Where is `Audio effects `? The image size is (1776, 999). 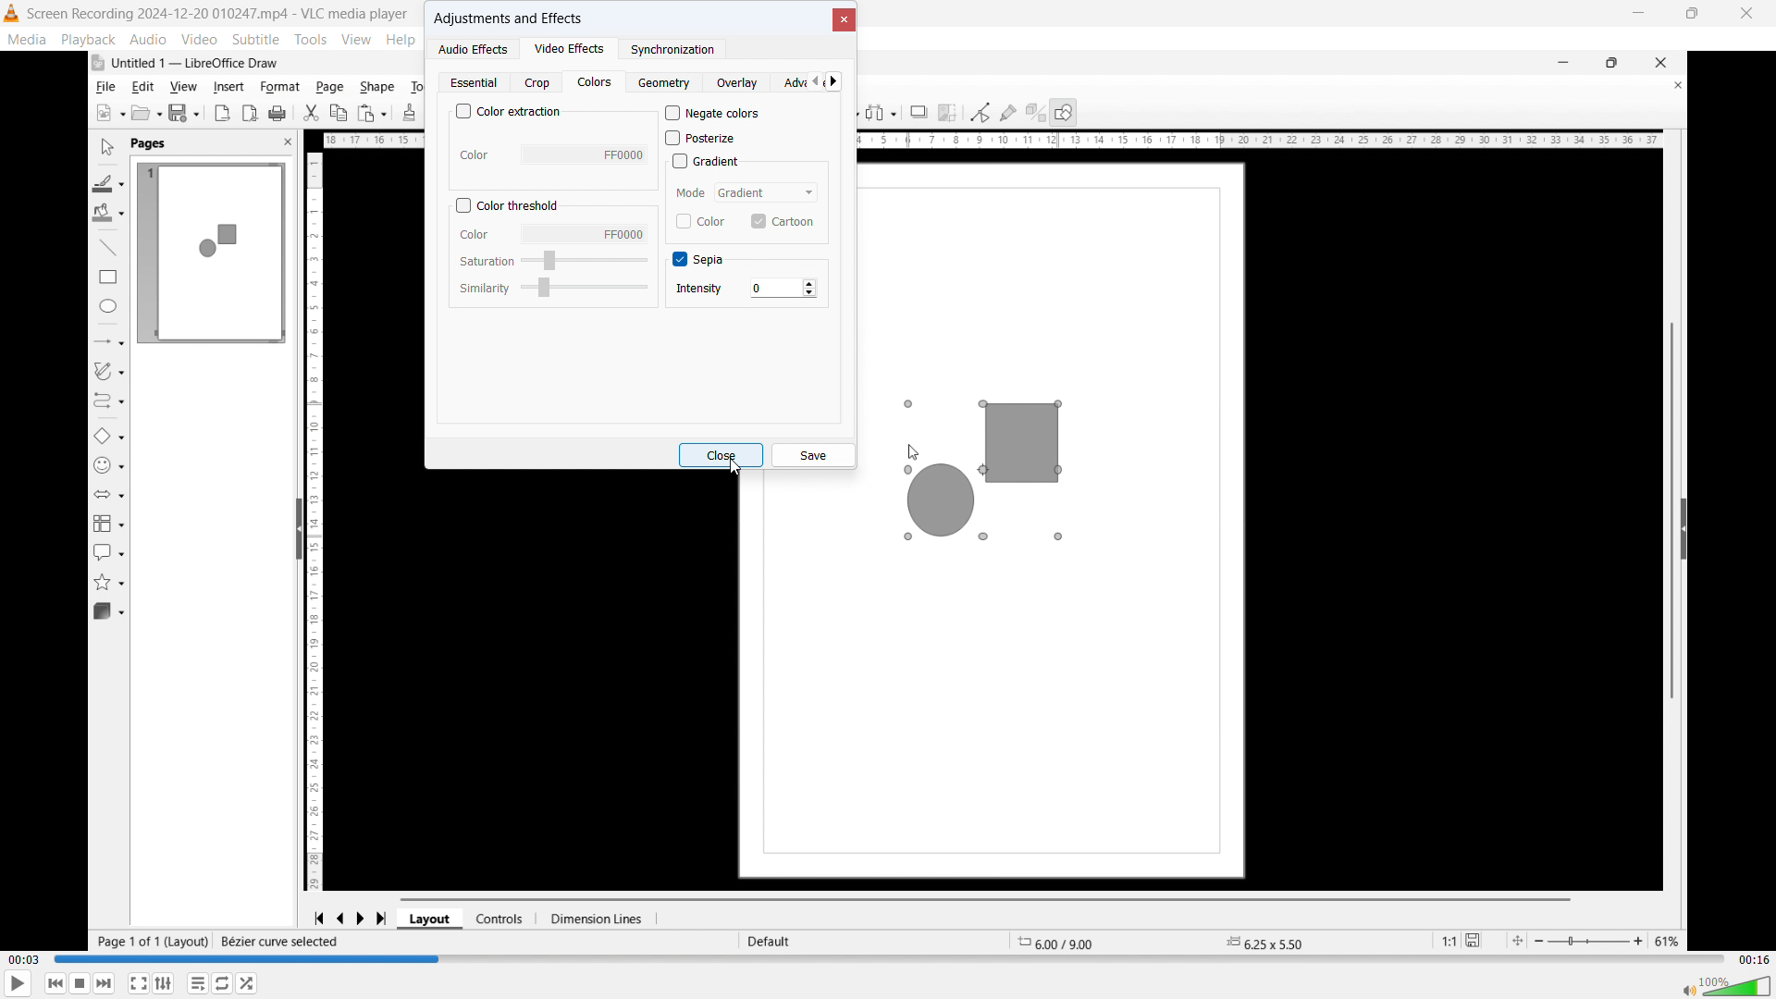 Audio effects  is located at coordinates (473, 49).